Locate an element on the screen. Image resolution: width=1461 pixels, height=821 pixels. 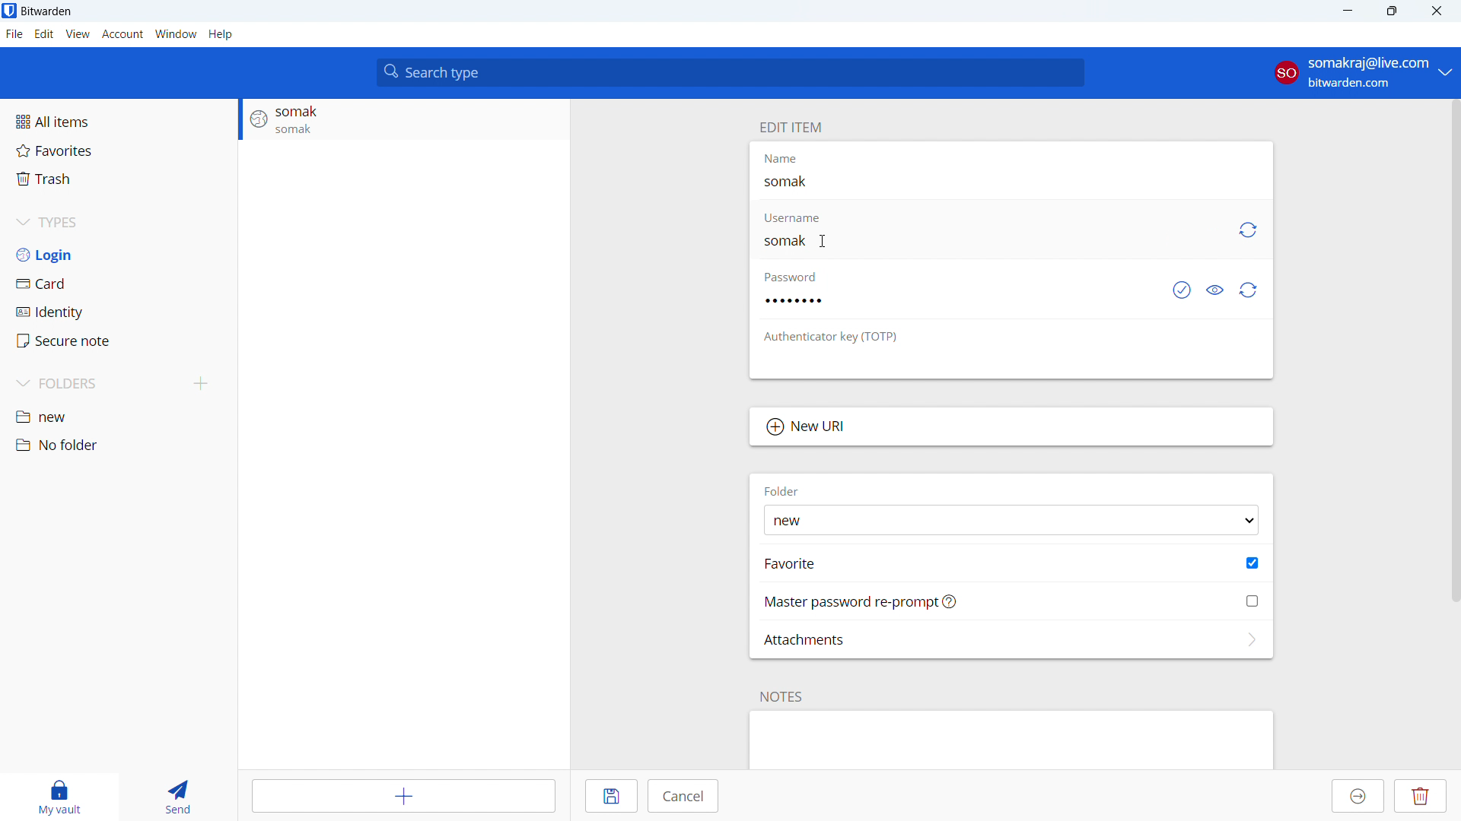
FOLDER is located at coordinates (781, 490).